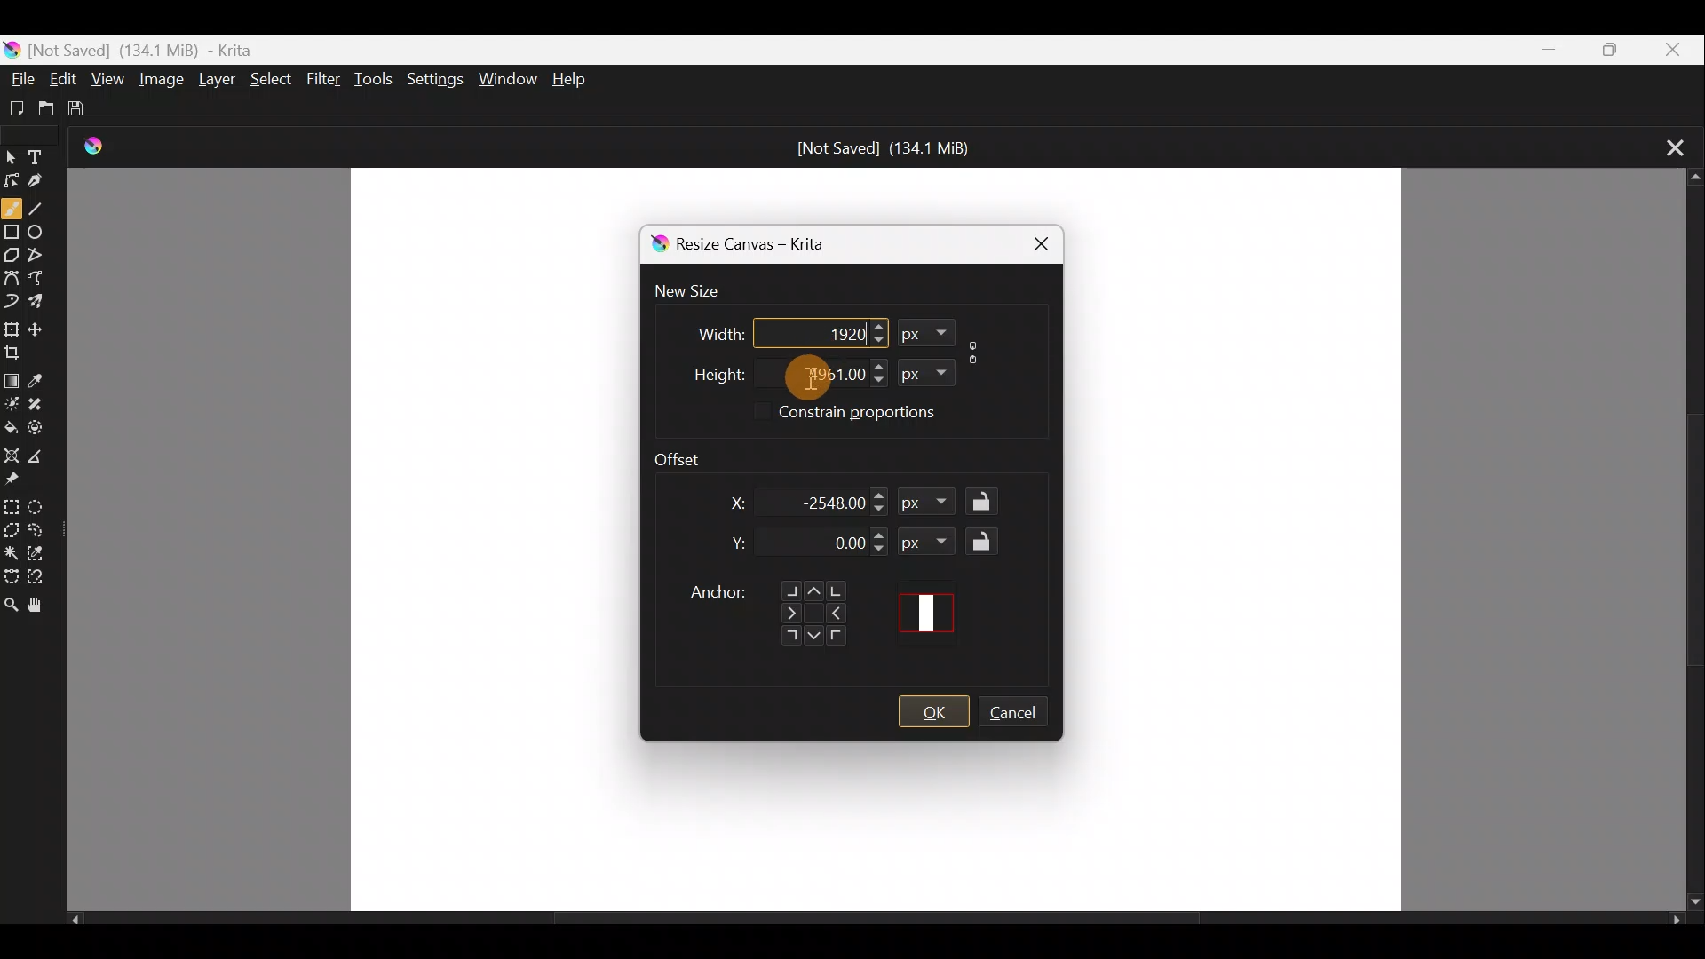 This screenshot has width=1705, height=959. What do you see at coordinates (14, 400) in the screenshot?
I see `Colourise mask tool` at bounding box center [14, 400].